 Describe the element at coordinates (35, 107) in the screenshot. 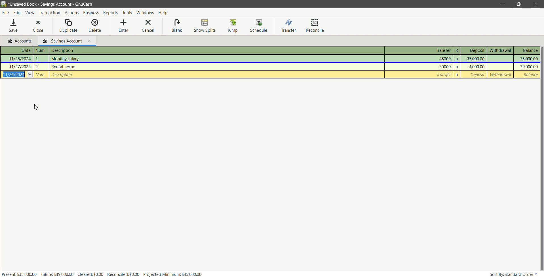

I see `Cursor` at that location.